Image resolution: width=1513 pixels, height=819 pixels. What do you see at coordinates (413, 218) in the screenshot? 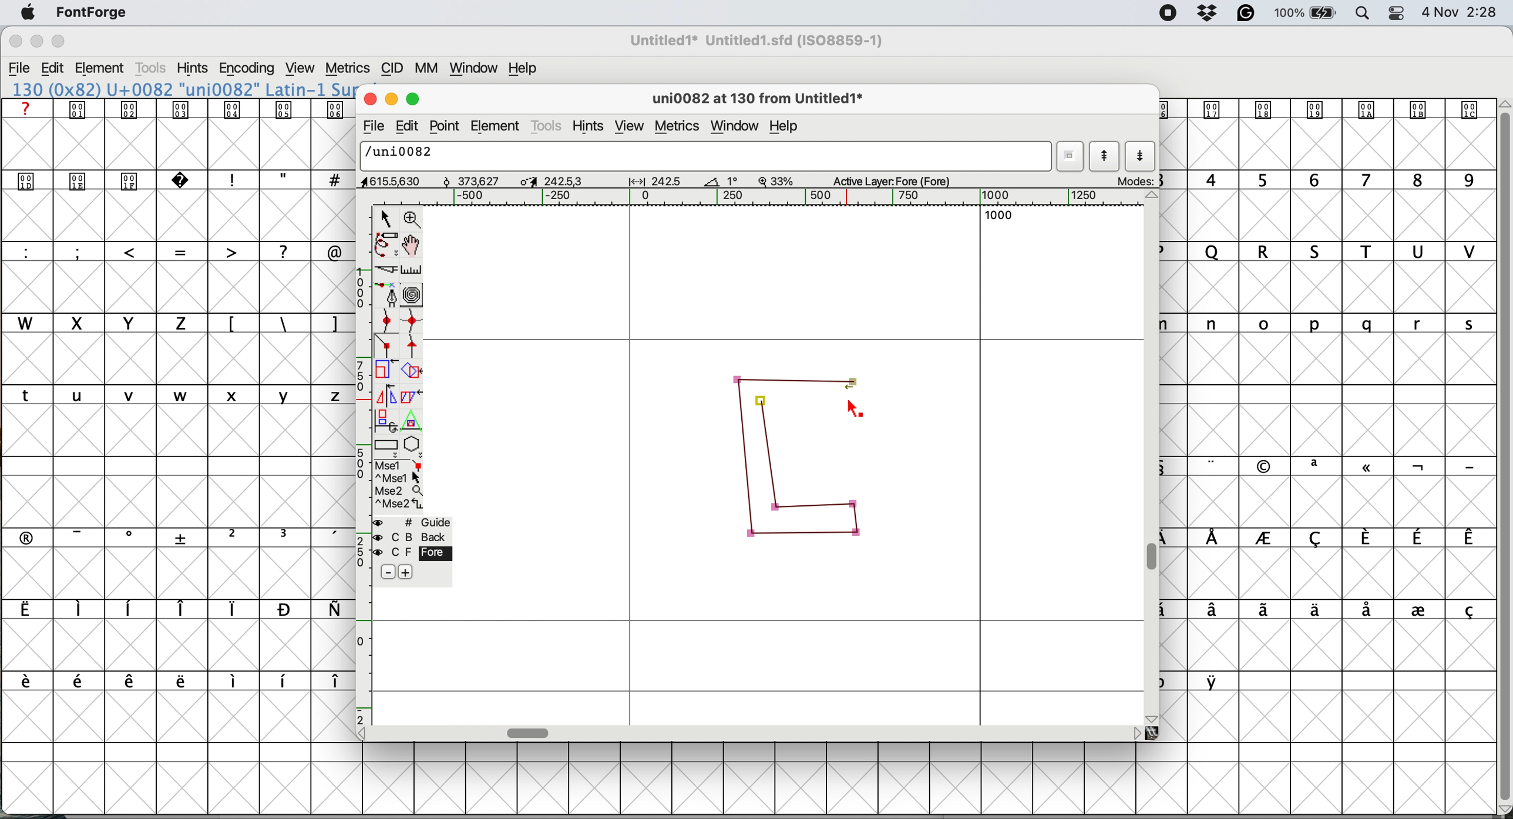
I see `zoom` at bounding box center [413, 218].